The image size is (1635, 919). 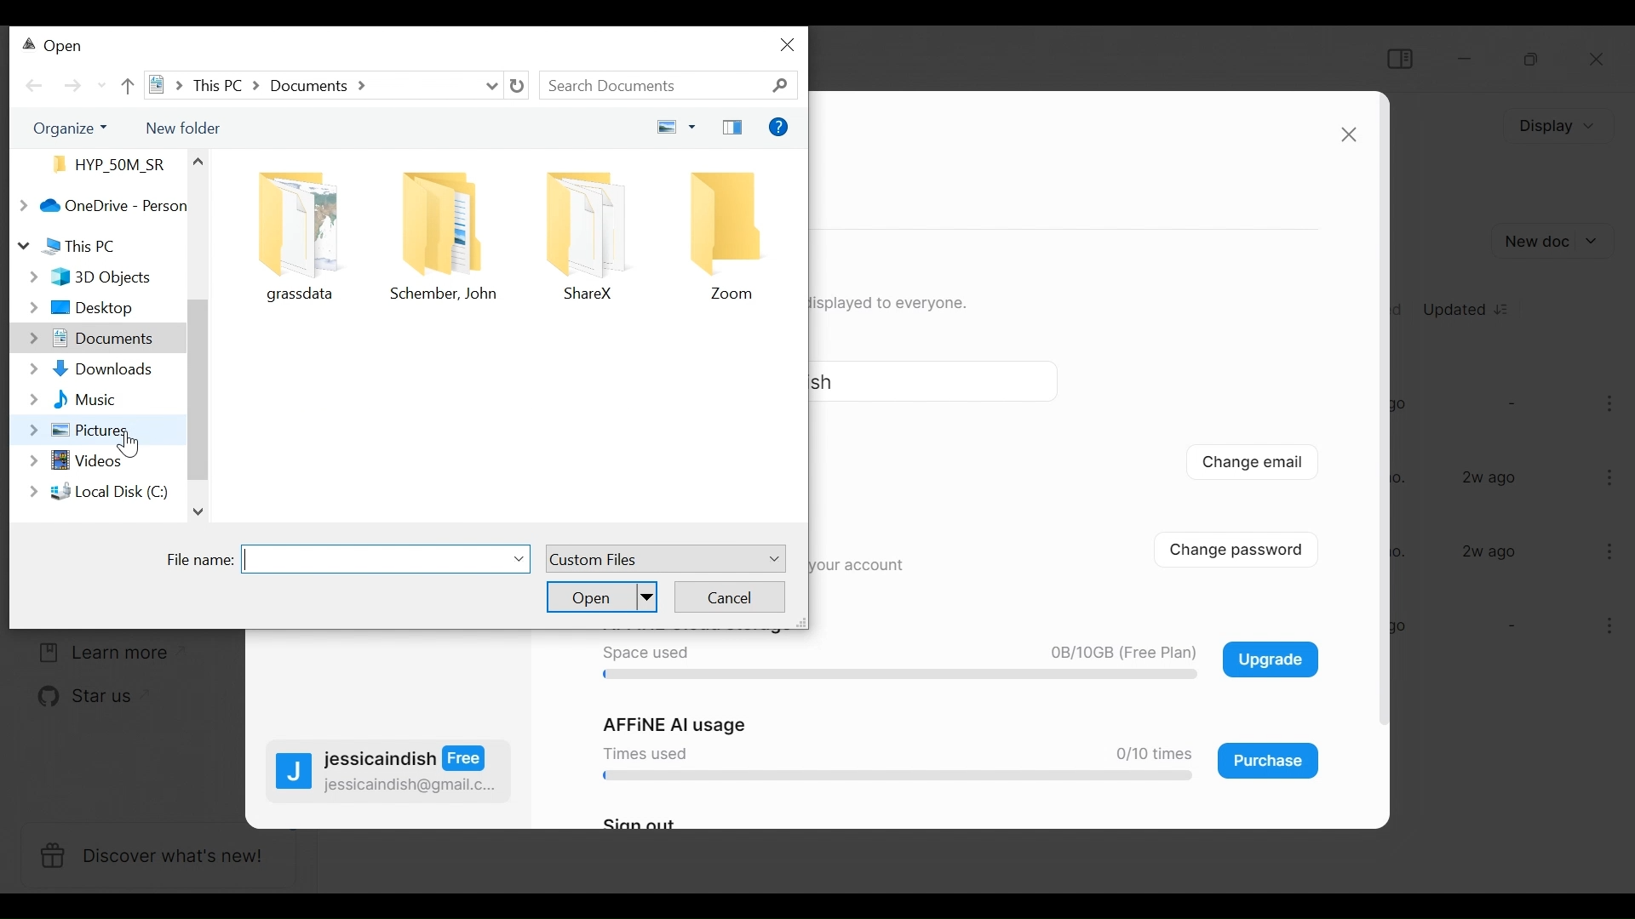 What do you see at coordinates (779, 128) in the screenshot?
I see `Get Help` at bounding box center [779, 128].